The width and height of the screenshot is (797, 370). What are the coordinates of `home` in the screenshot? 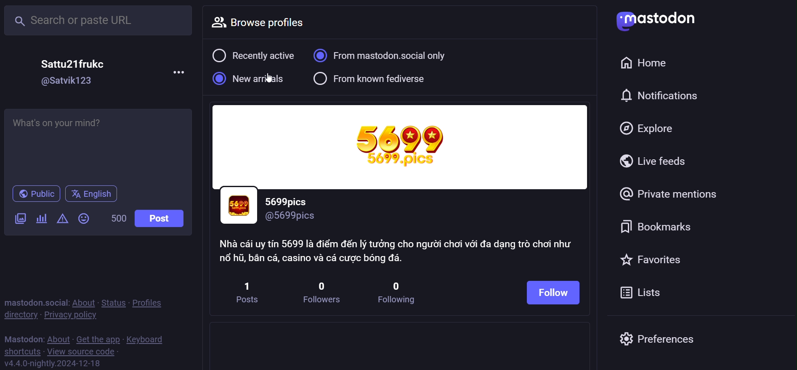 It's located at (648, 61).